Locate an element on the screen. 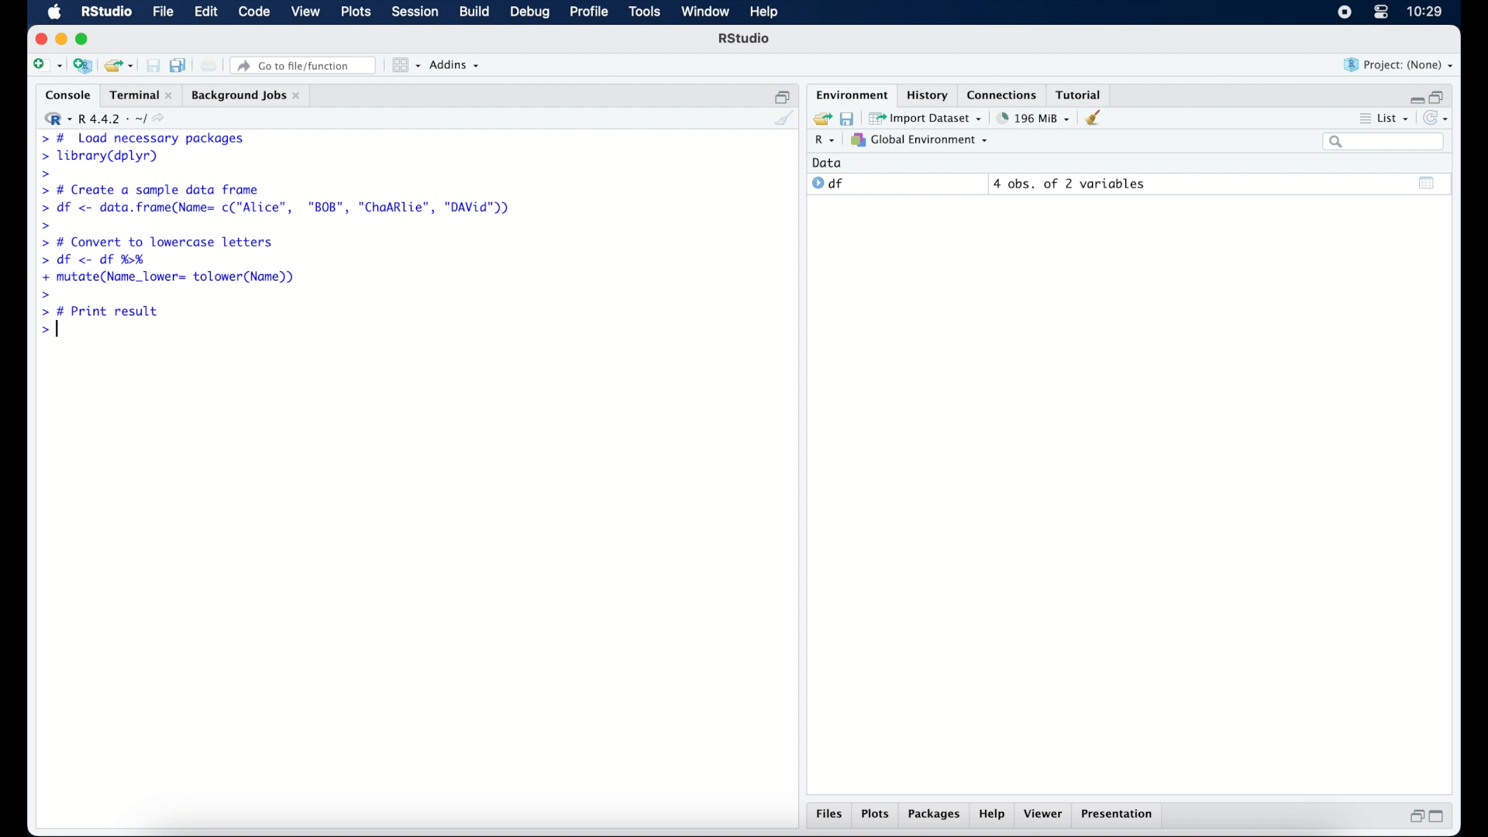 This screenshot has width=1488, height=837. R Studio is located at coordinates (746, 40).